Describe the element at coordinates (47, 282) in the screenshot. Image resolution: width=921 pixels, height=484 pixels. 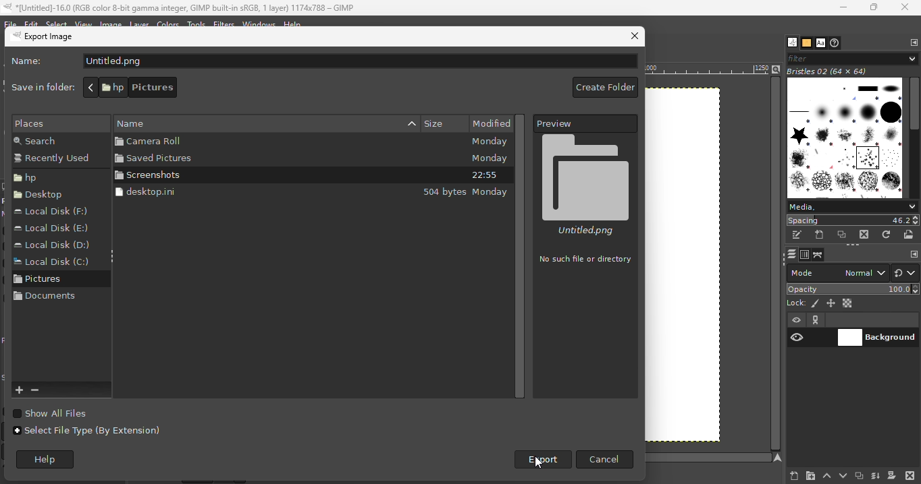
I see `Pictures` at that location.